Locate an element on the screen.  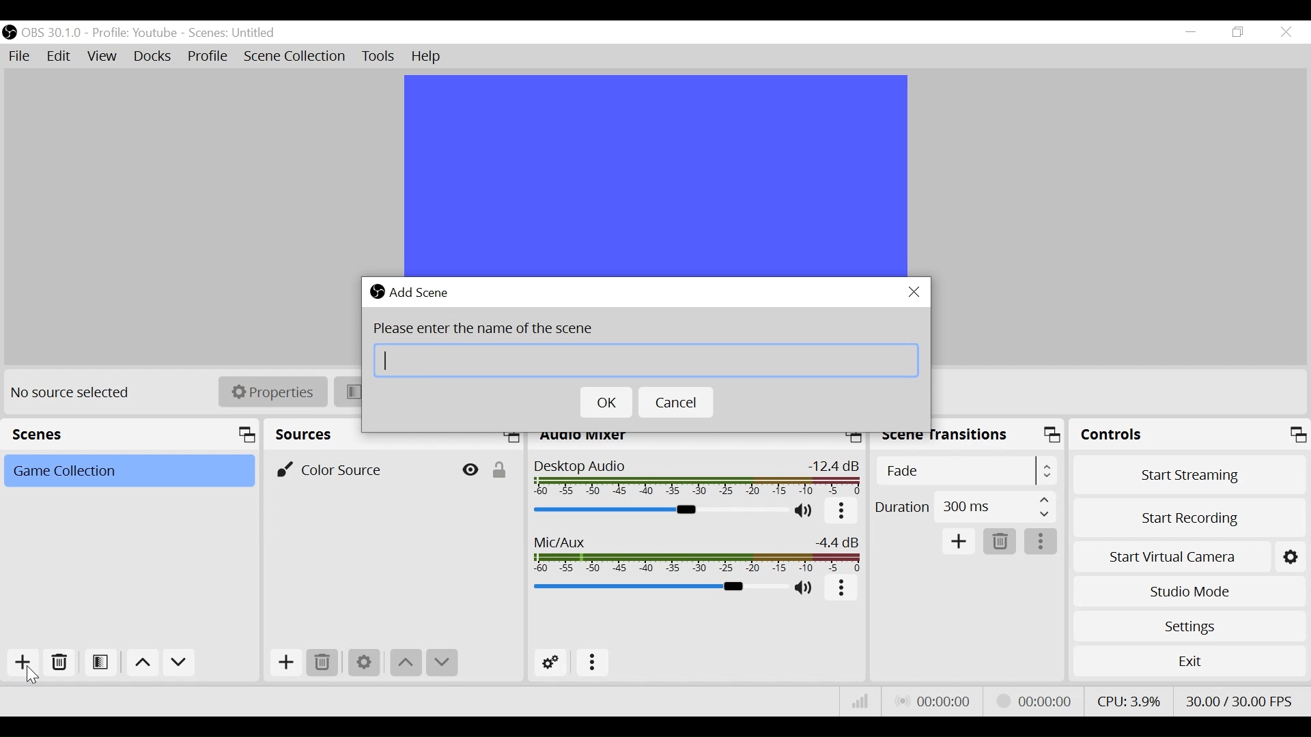
(un)select Scene Transition is located at coordinates (964, 471).